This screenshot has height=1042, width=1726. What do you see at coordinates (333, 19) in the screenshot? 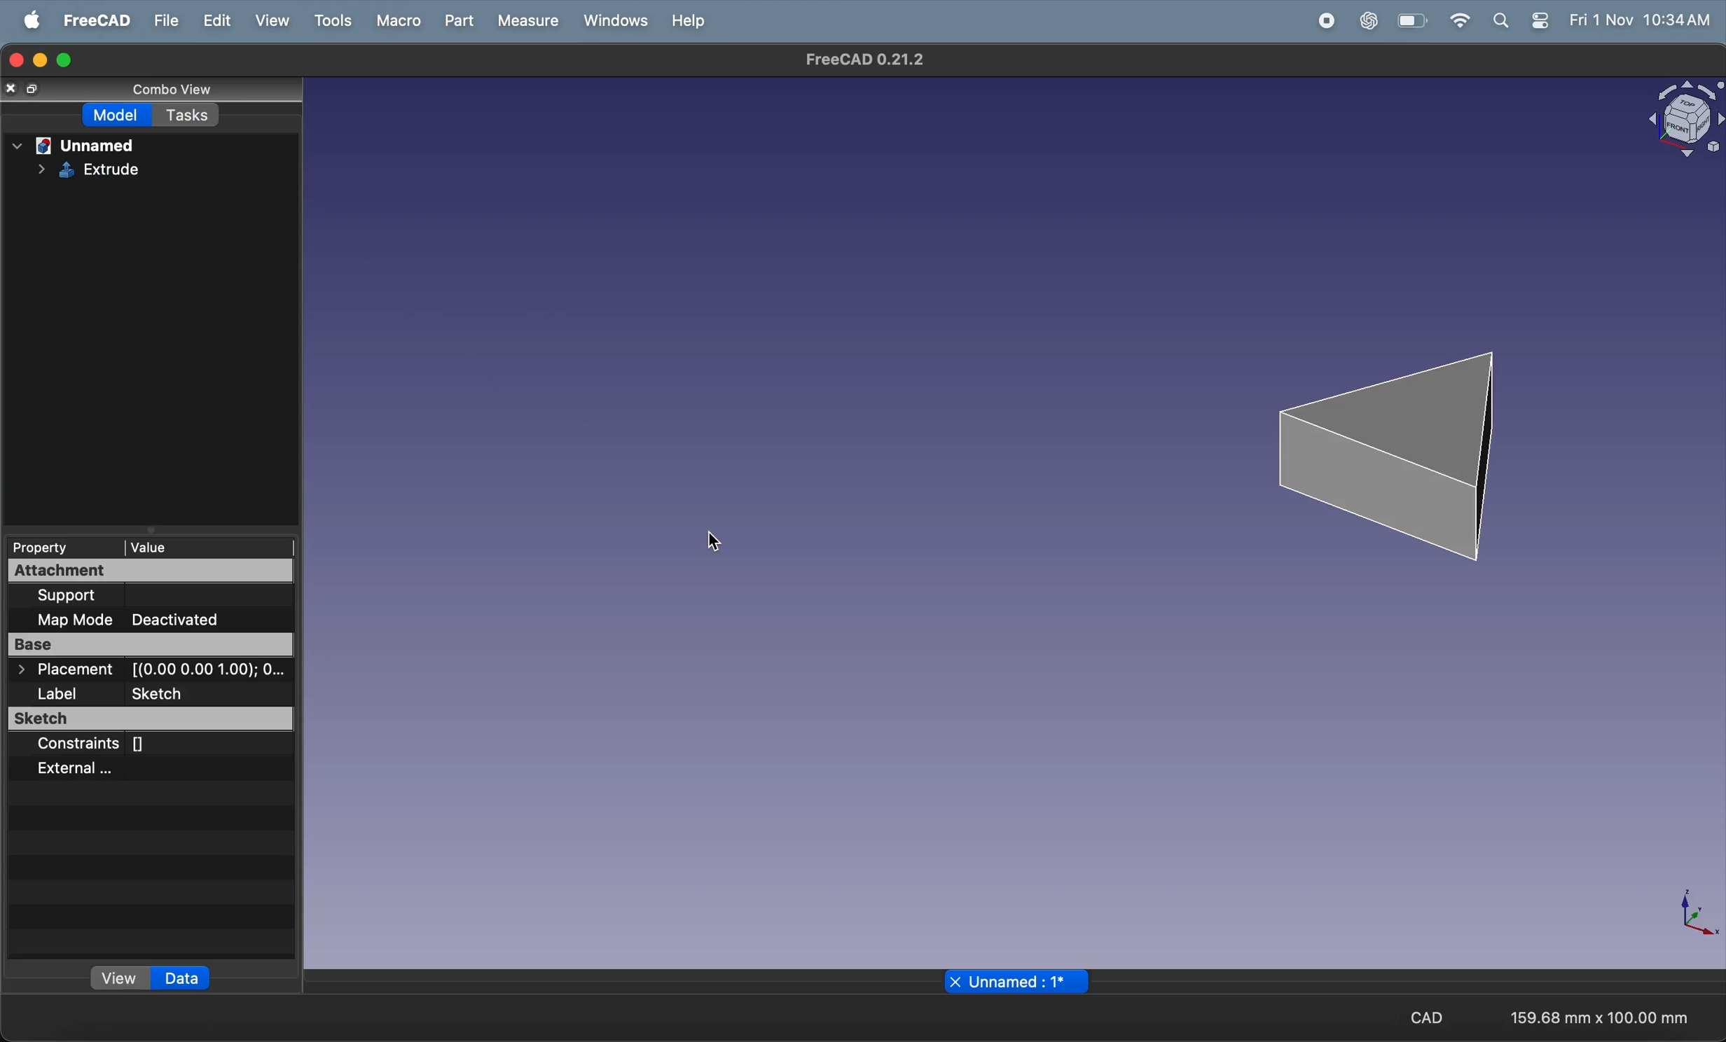
I see `tools` at bounding box center [333, 19].